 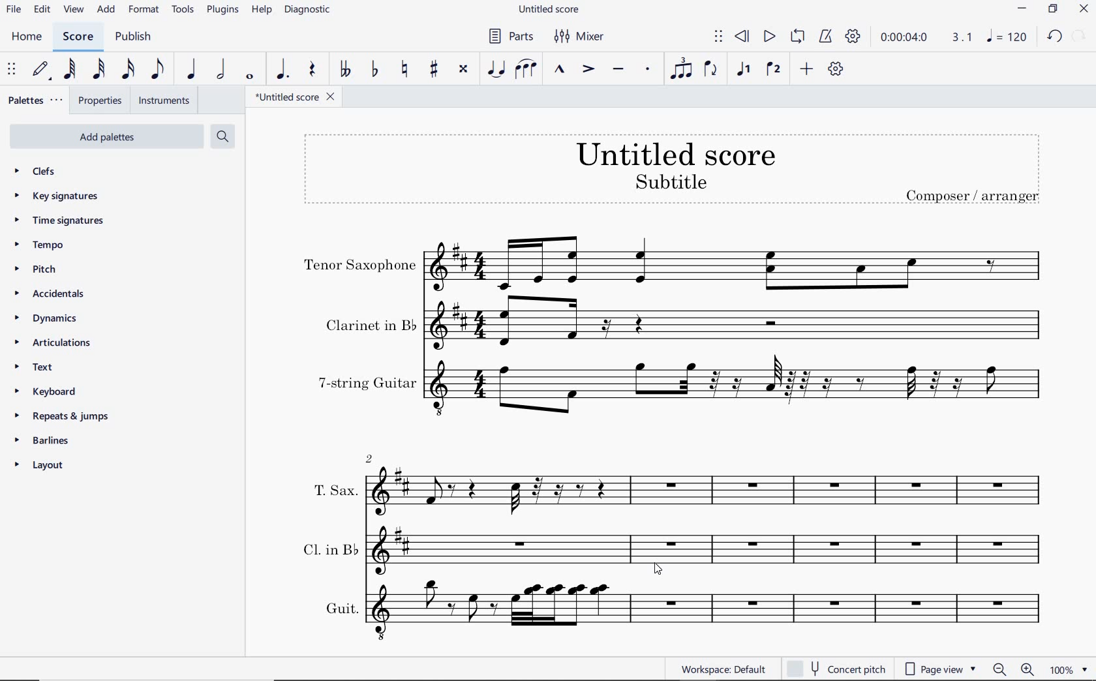 I want to click on EDIT, so click(x=42, y=10).